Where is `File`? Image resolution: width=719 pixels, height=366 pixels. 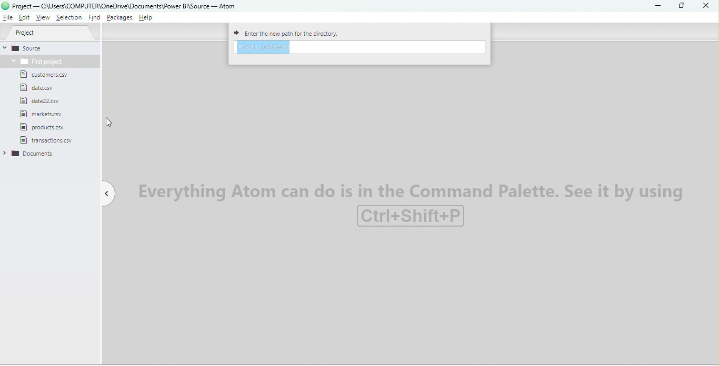
File is located at coordinates (47, 126).